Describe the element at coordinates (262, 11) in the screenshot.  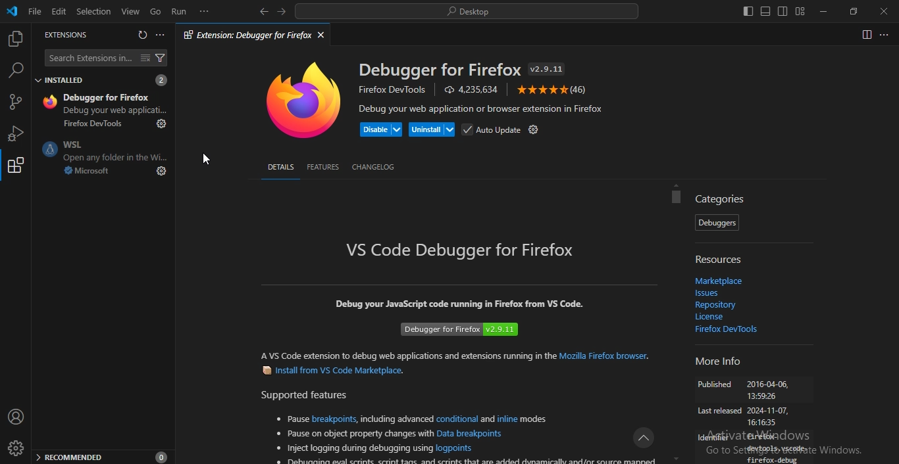
I see `go back` at that location.